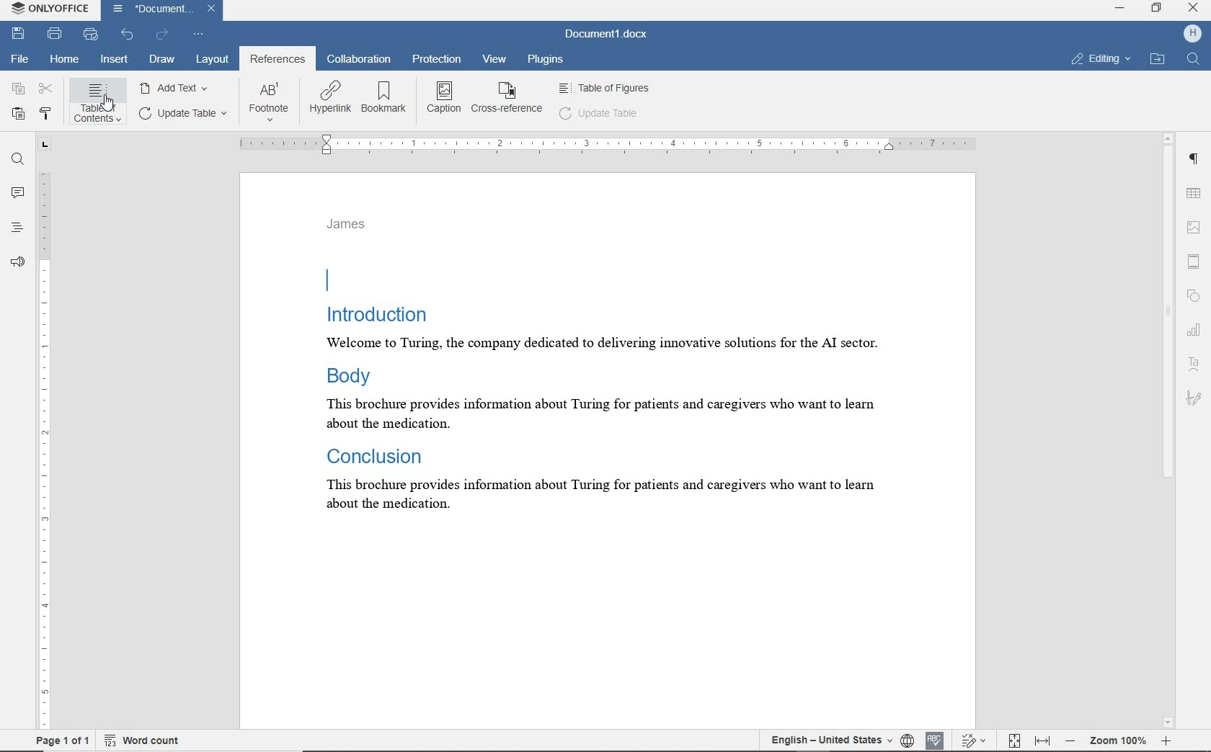  I want to click on cursor, so click(109, 103).